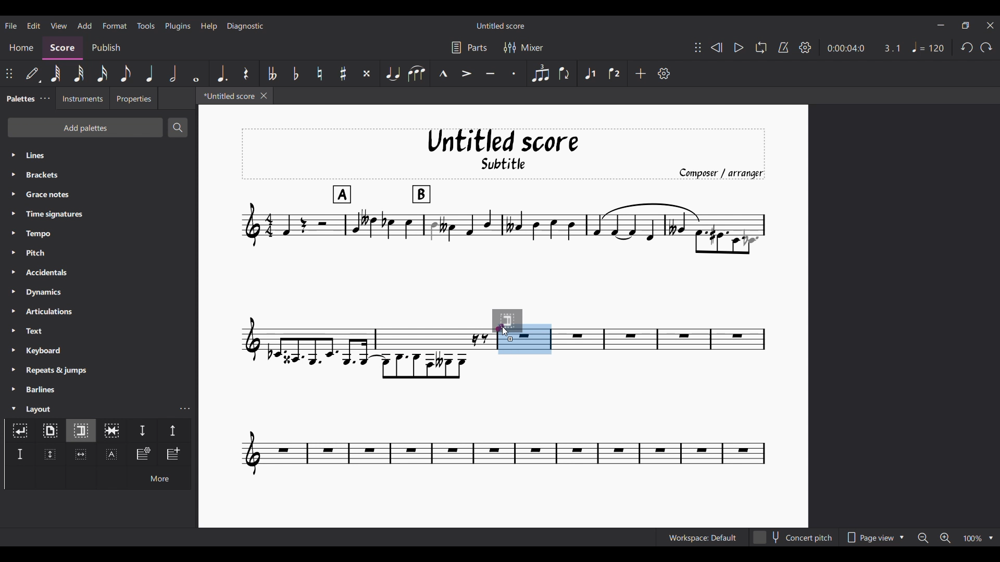 The image size is (1000, 562). Describe the element at coordinates (739, 47) in the screenshot. I see `Play` at that location.